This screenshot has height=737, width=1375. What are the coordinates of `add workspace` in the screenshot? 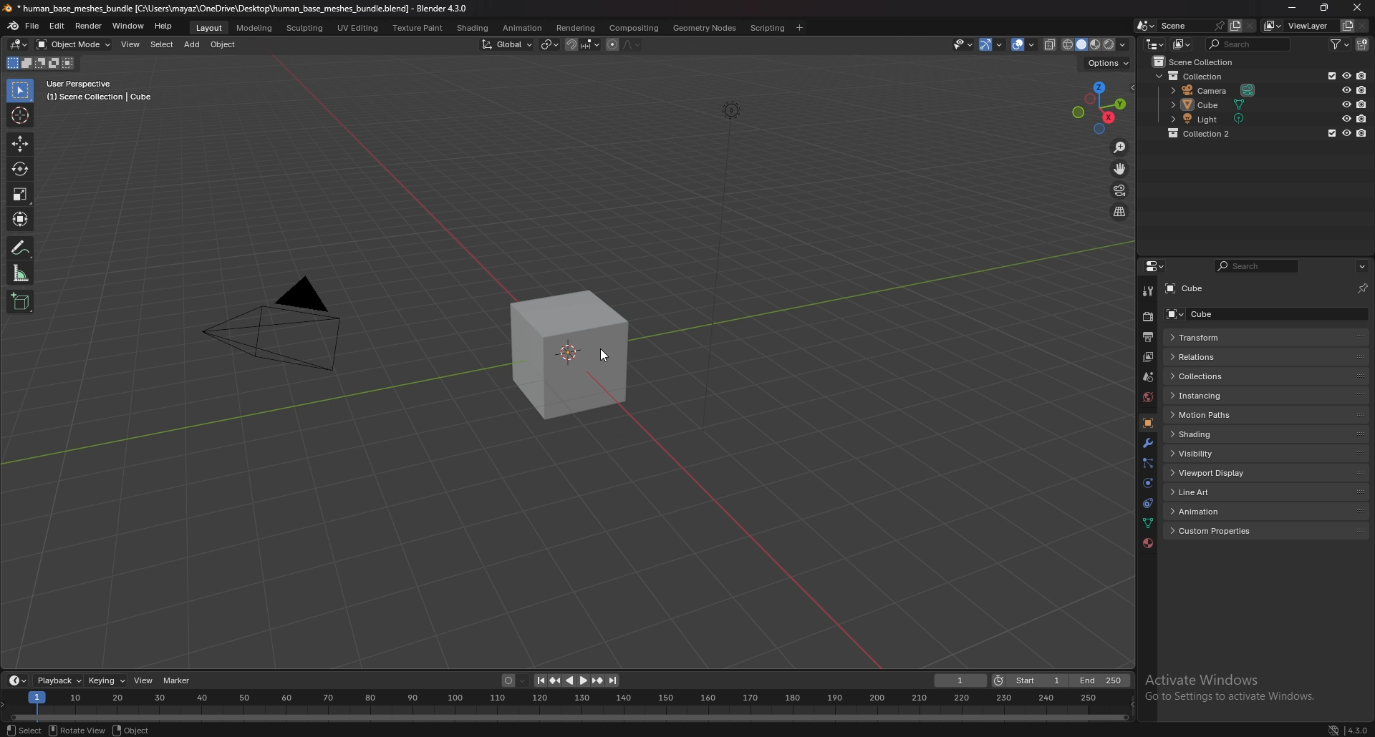 It's located at (798, 28).